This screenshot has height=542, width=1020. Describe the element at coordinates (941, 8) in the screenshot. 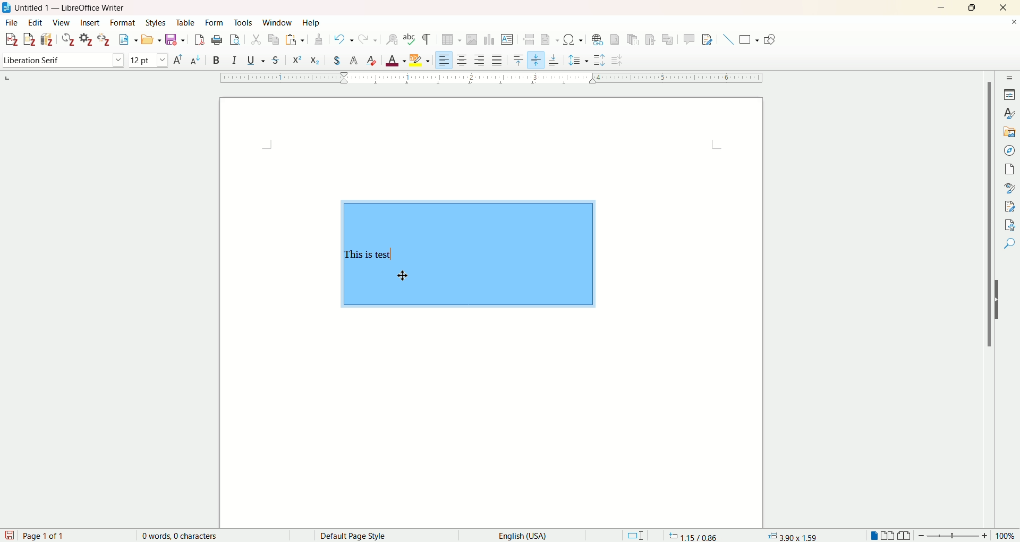

I see `minimize` at that location.